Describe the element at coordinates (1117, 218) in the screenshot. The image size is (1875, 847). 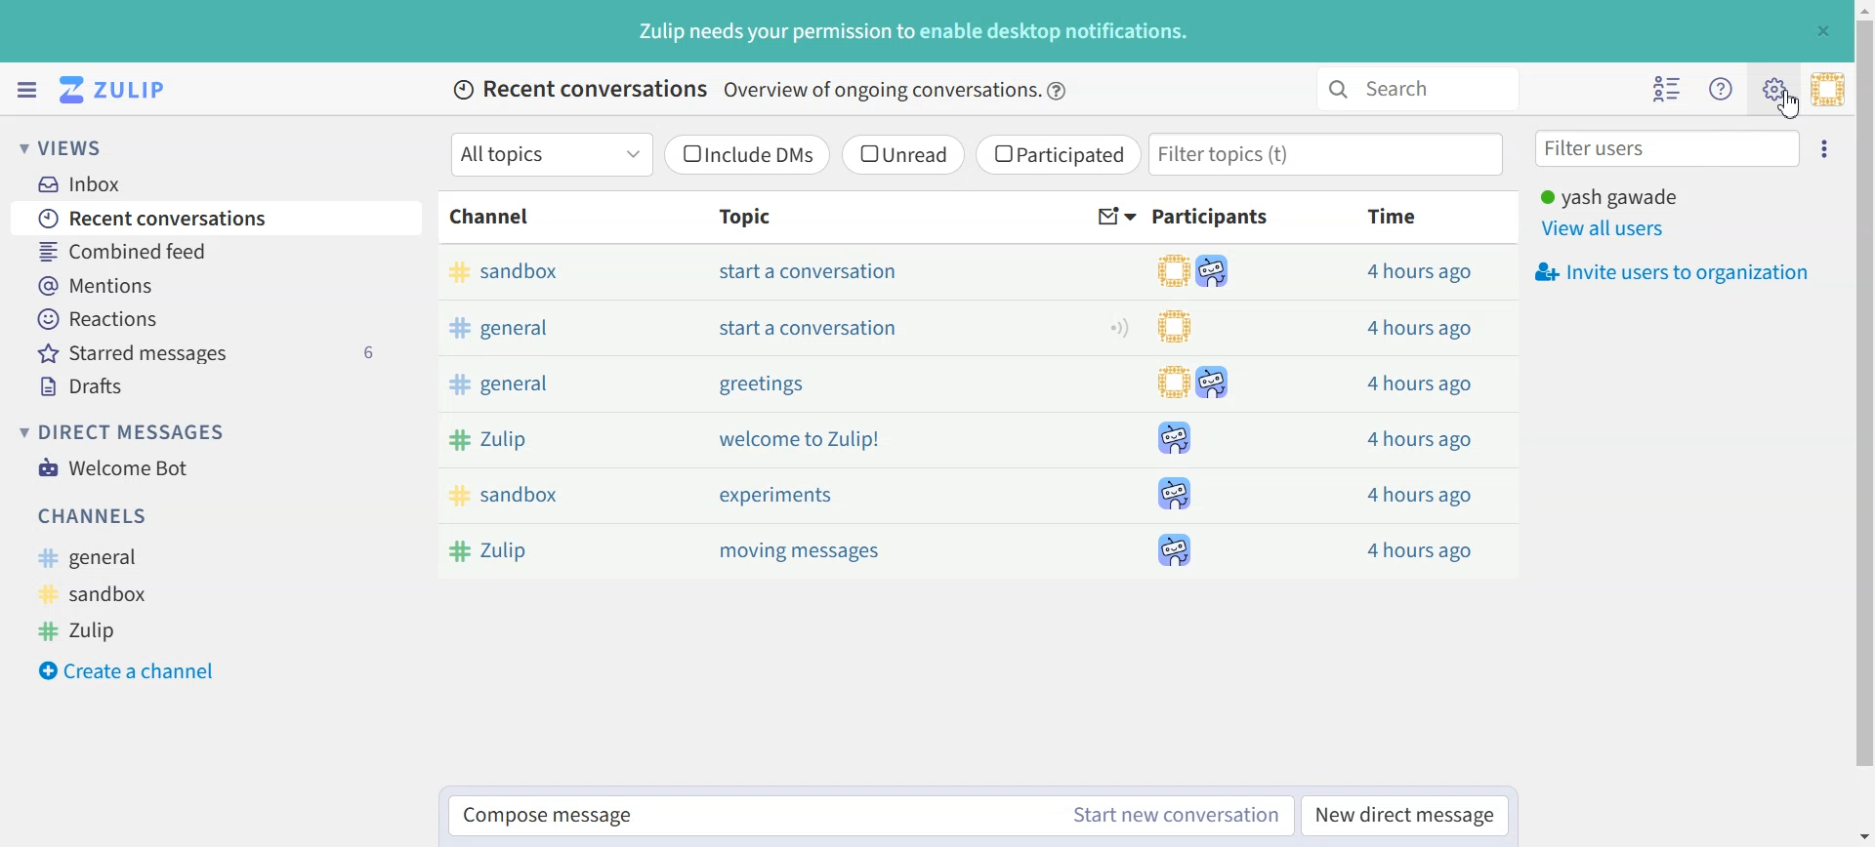
I see `Sort by unread message count` at that location.